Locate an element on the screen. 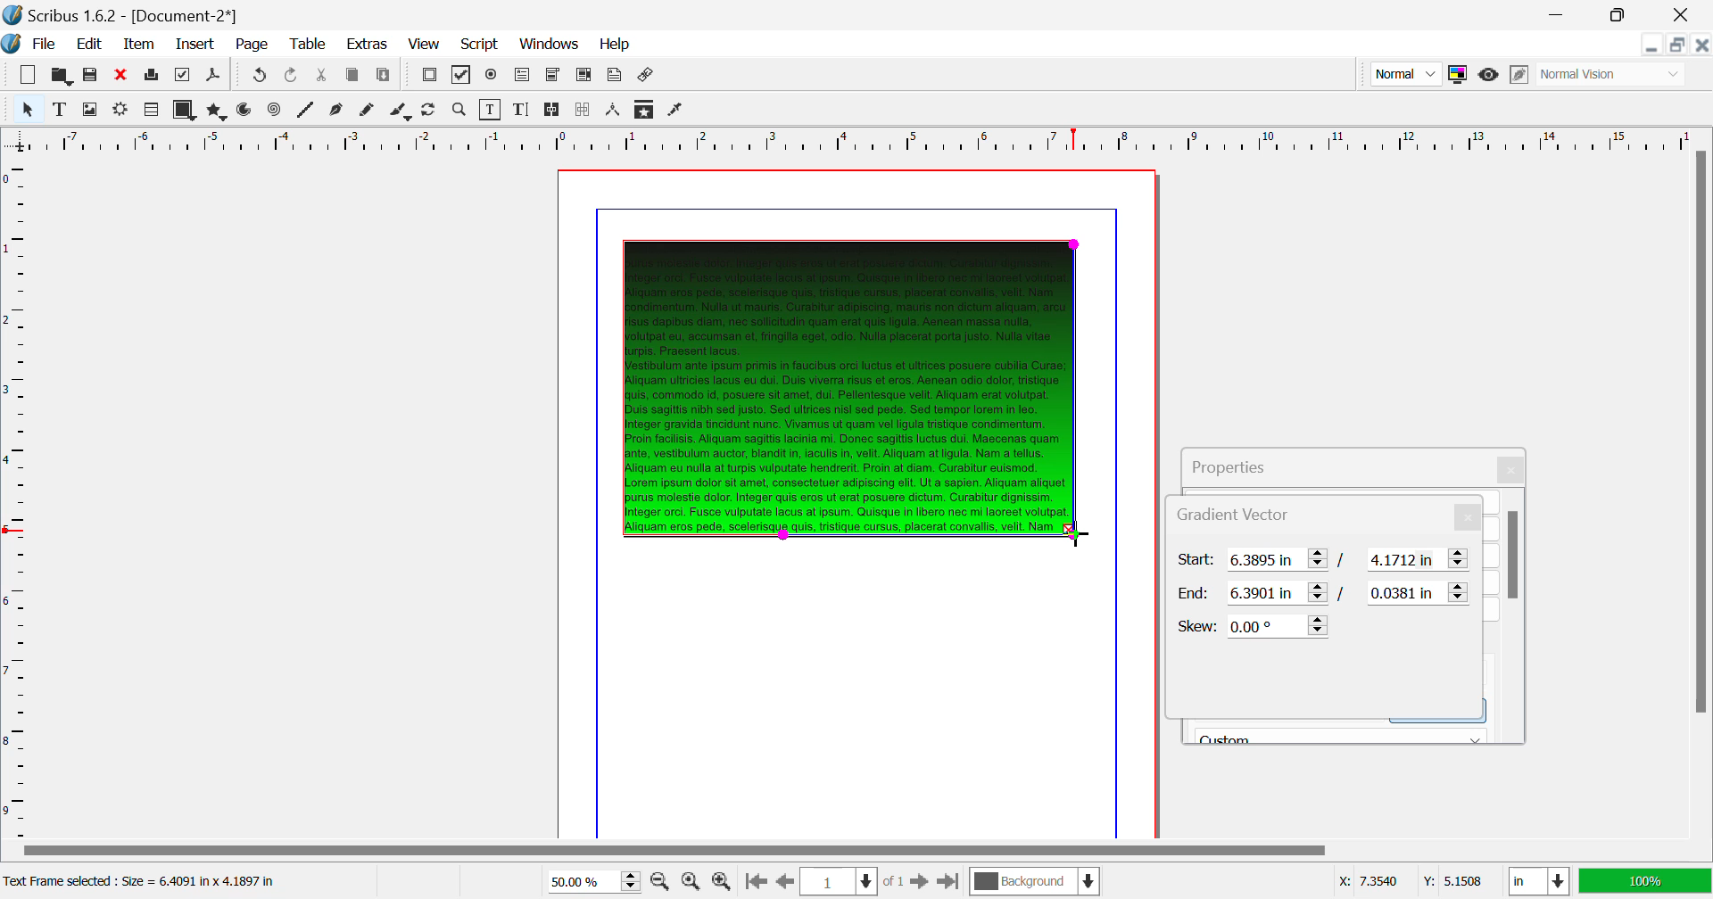  Gradient Vector End is located at coordinates (1326, 593).